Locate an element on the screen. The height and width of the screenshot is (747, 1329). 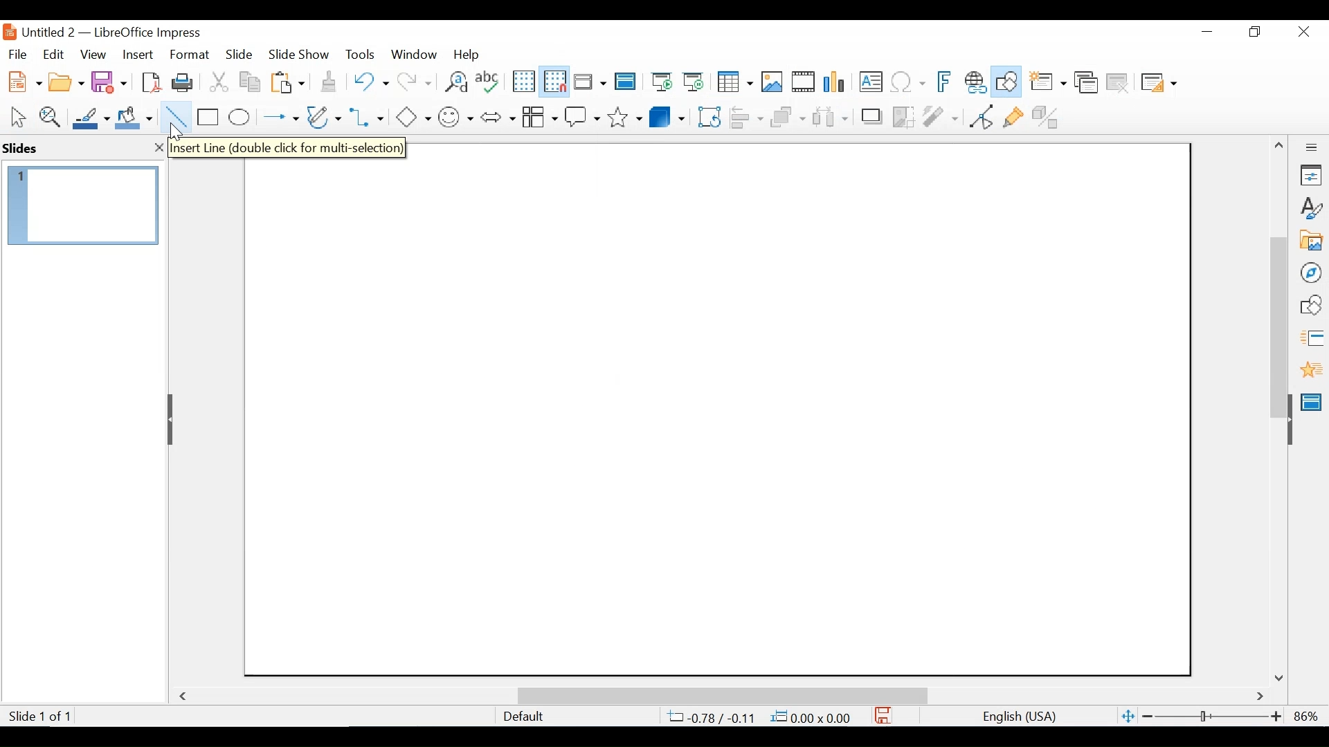
Shapes is located at coordinates (1311, 305).